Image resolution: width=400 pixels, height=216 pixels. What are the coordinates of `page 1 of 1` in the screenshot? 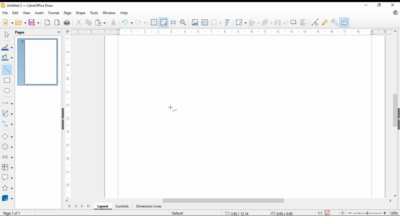 It's located at (12, 213).